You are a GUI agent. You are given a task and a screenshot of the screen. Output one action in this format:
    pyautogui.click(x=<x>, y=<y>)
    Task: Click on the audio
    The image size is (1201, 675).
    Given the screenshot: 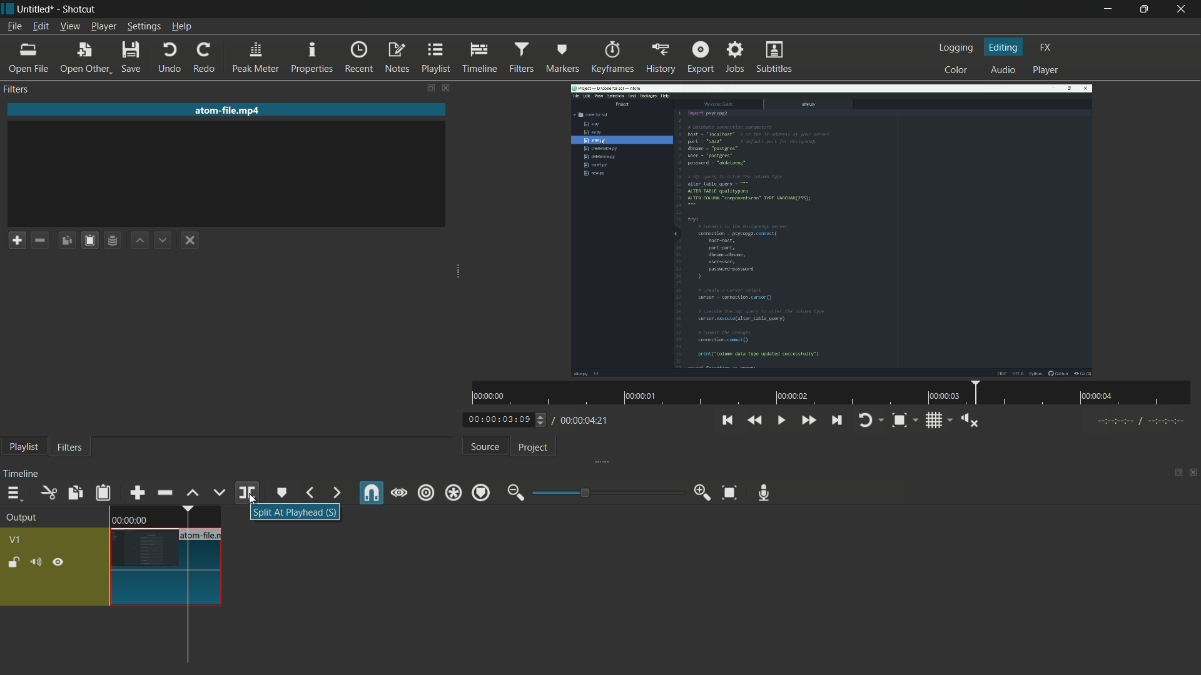 What is the action you would take?
    pyautogui.click(x=1004, y=69)
    